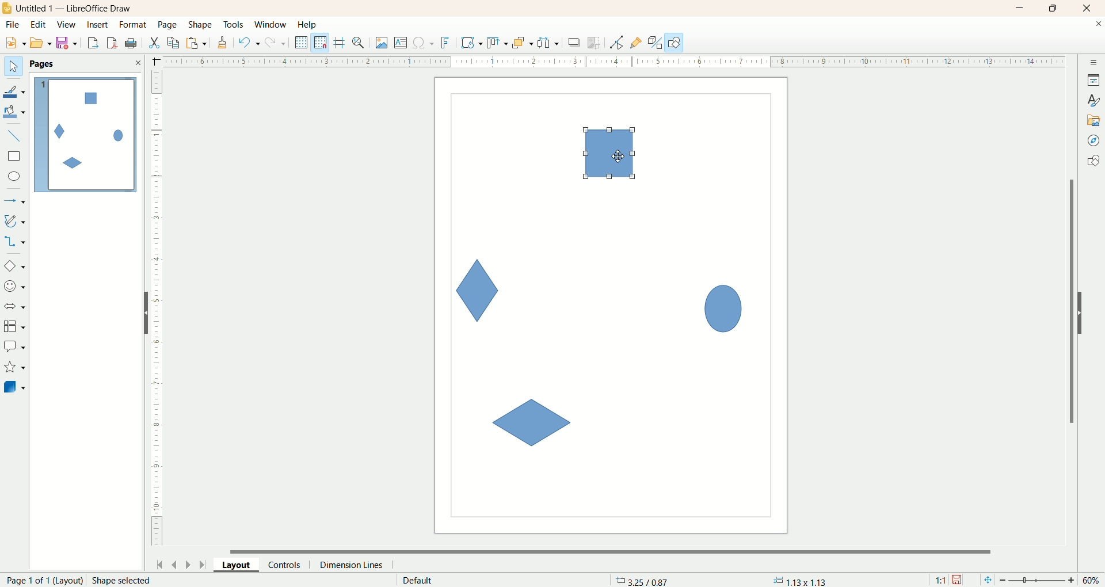 This screenshot has height=587, width=1105. What do you see at coordinates (201, 25) in the screenshot?
I see `shape` at bounding box center [201, 25].